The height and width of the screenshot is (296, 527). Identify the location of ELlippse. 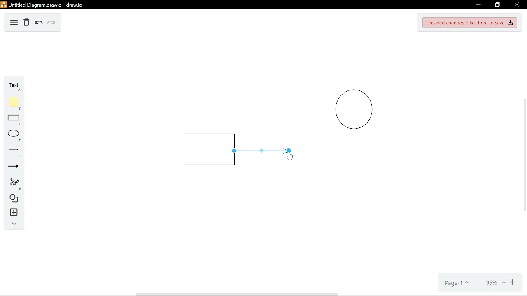
(13, 134).